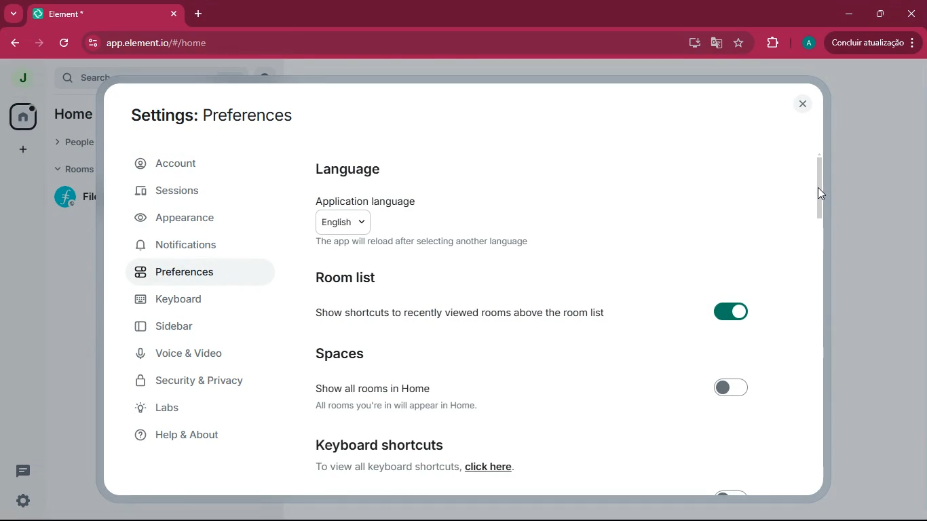  Describe the element at coordinates (871, 43) in the screenshot. I see `update` at that location.